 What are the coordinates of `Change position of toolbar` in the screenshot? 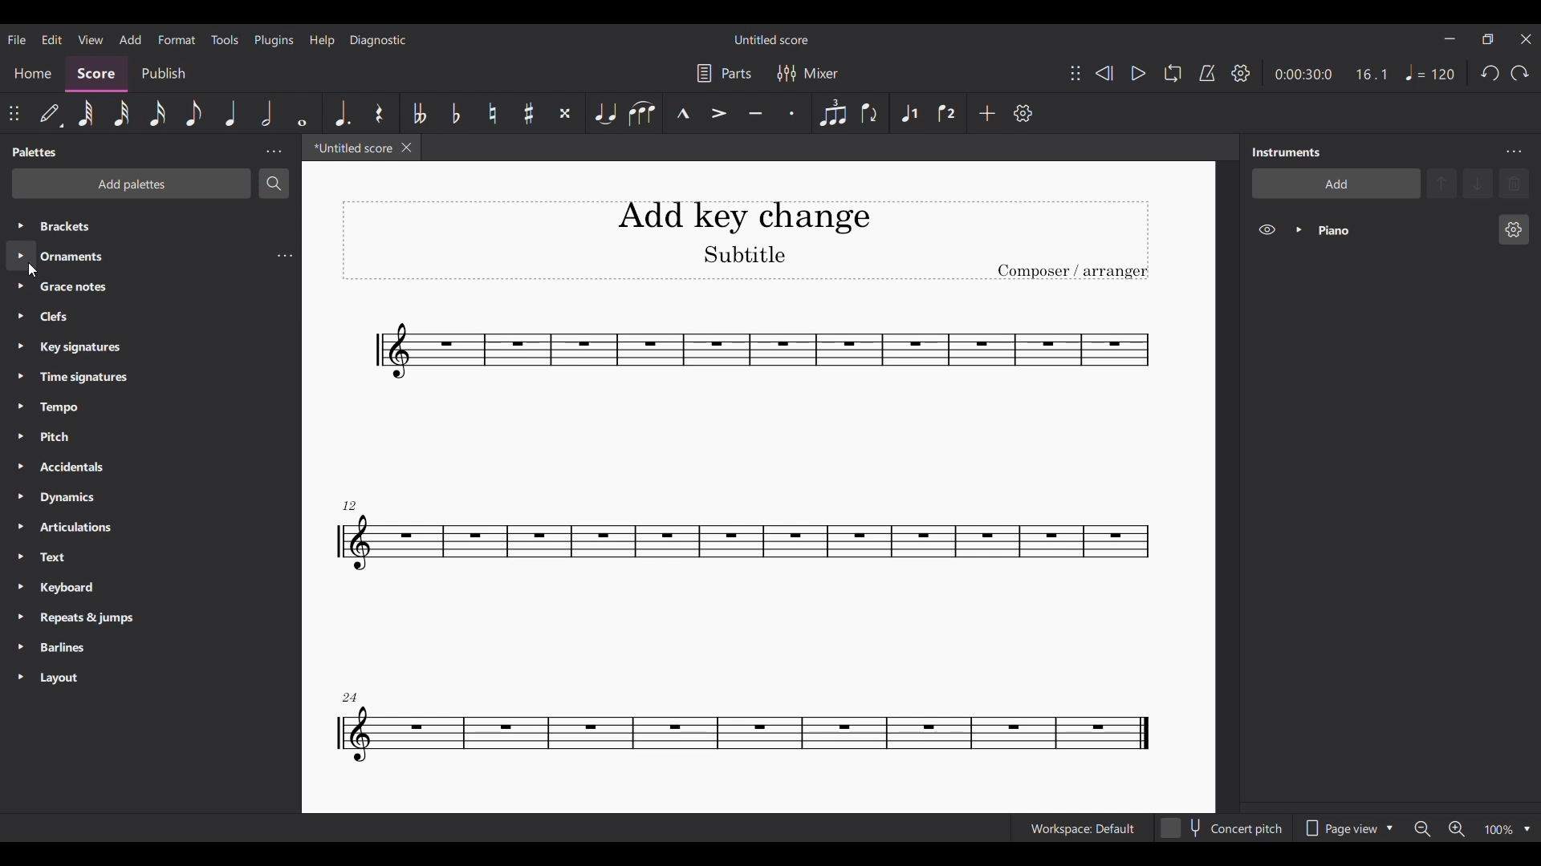 It's located at (14, 114).